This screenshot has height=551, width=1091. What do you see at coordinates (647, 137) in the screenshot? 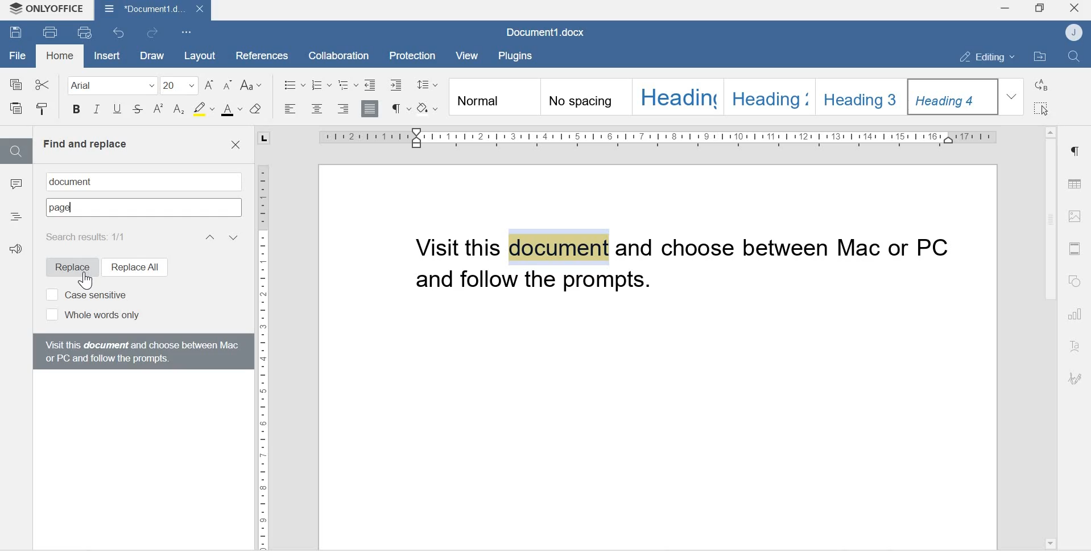
I see `Scale` at bounding box center [647, 137].